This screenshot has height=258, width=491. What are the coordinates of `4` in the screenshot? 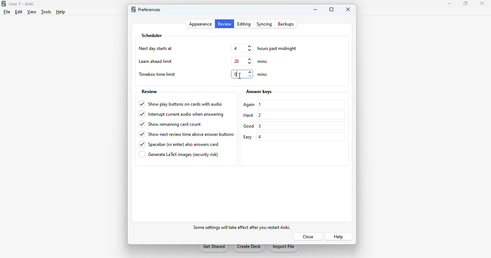 It's located at (259, 137).